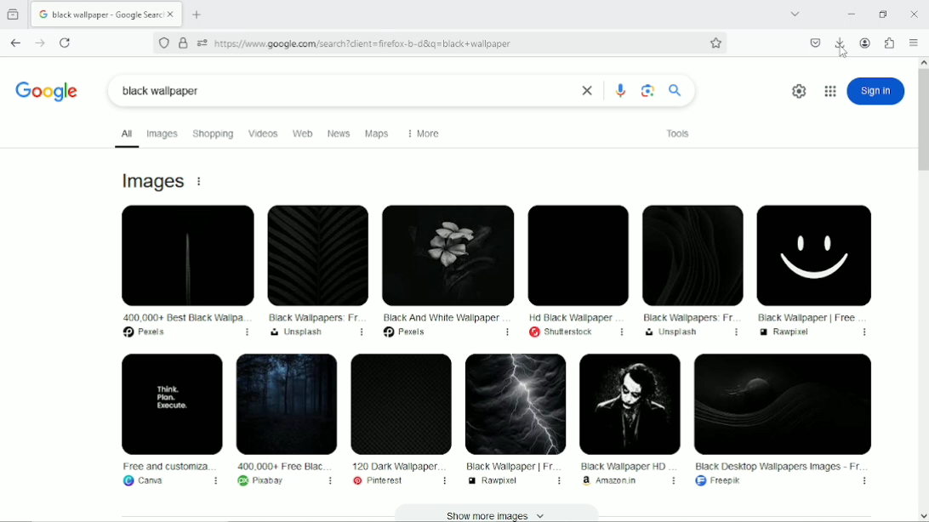 Image resolution: width=929 pixels, height=522 pixels. I want to click on Verified by Google Trust Services, so click(183, 43).